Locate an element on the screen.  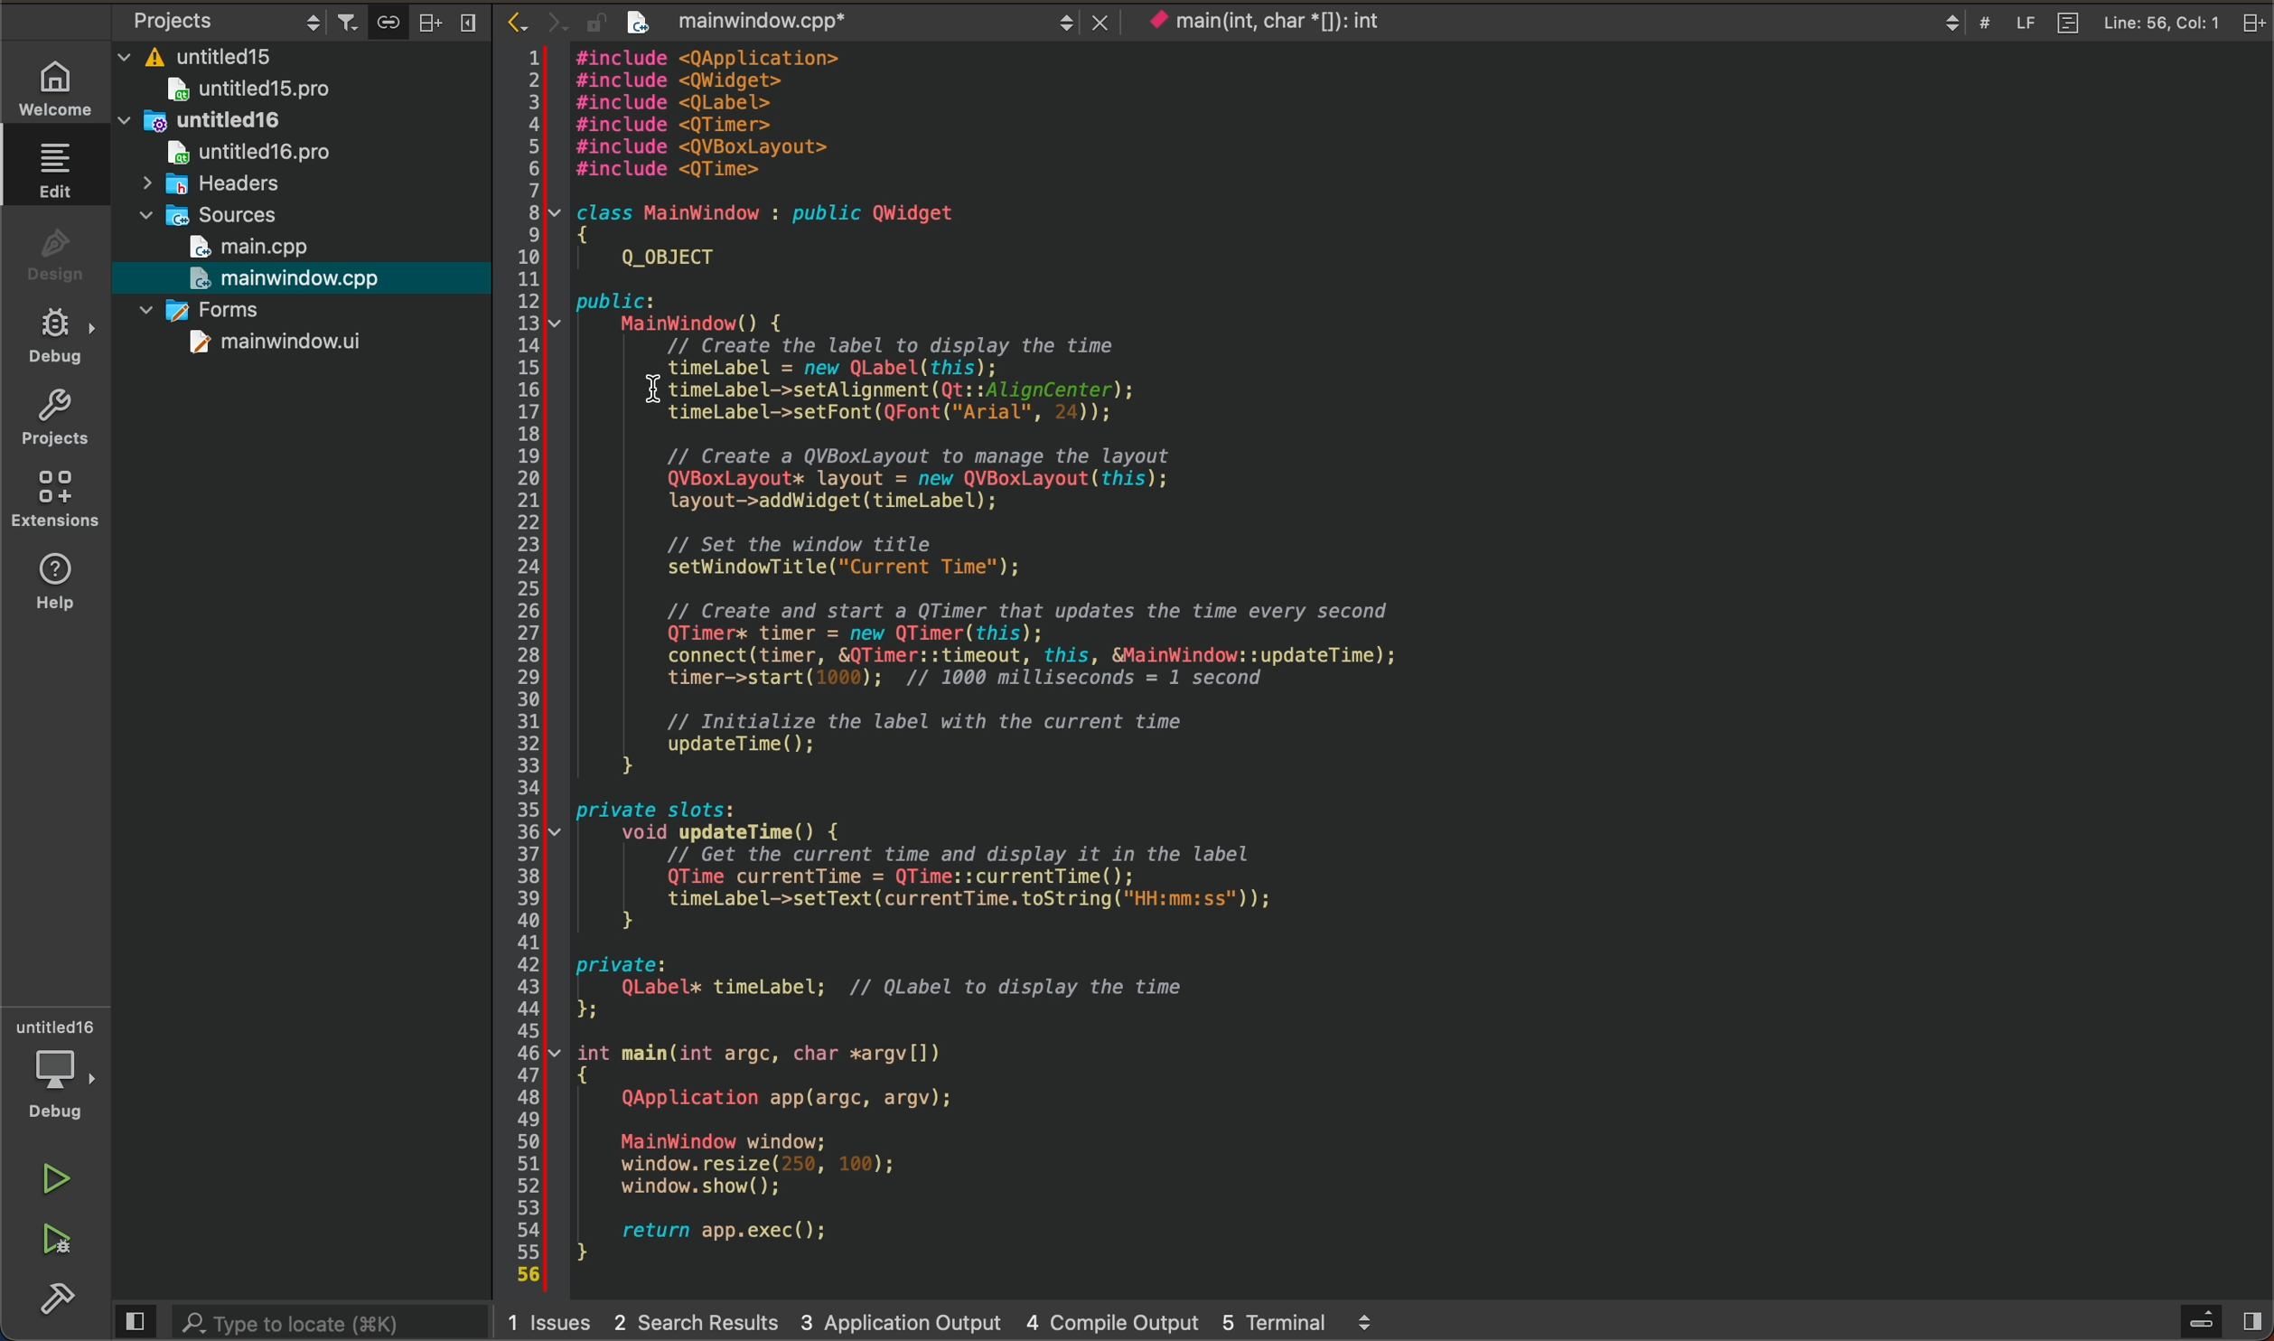
split tab is located at coordinates (2254, 23).